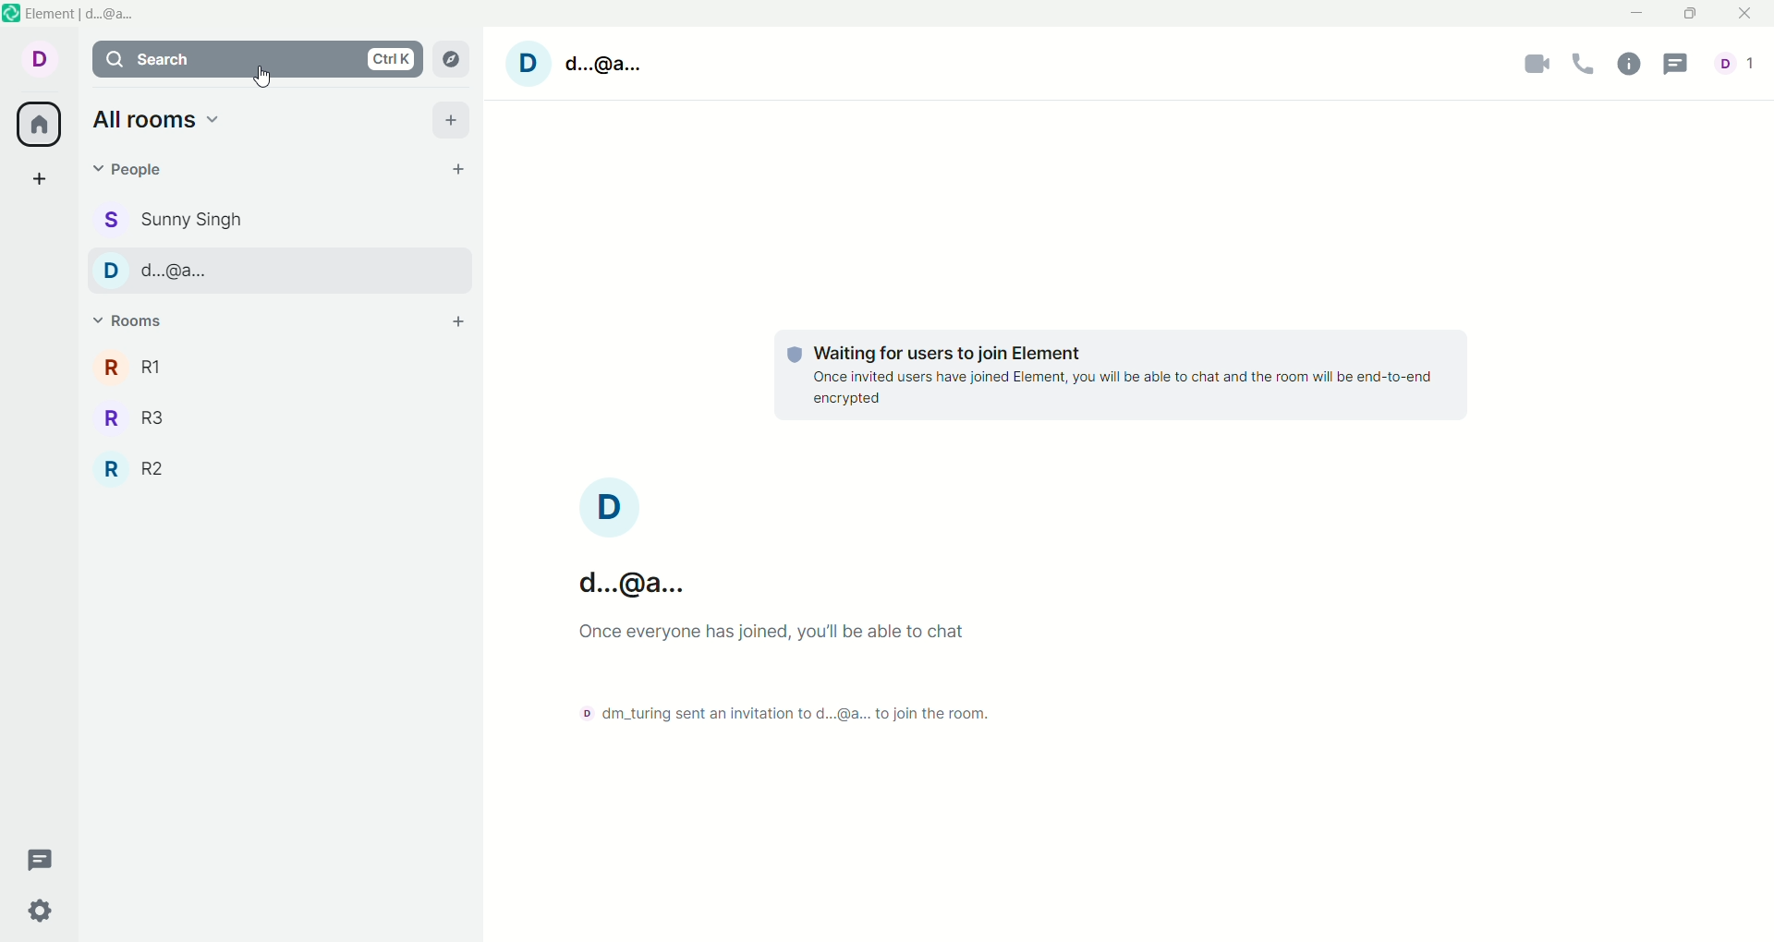 Image resolution: width=1774 pixels, height=942 pixels. Describe the element at coordinates (12, 18) in the screenshot. I see `logo` at that location.